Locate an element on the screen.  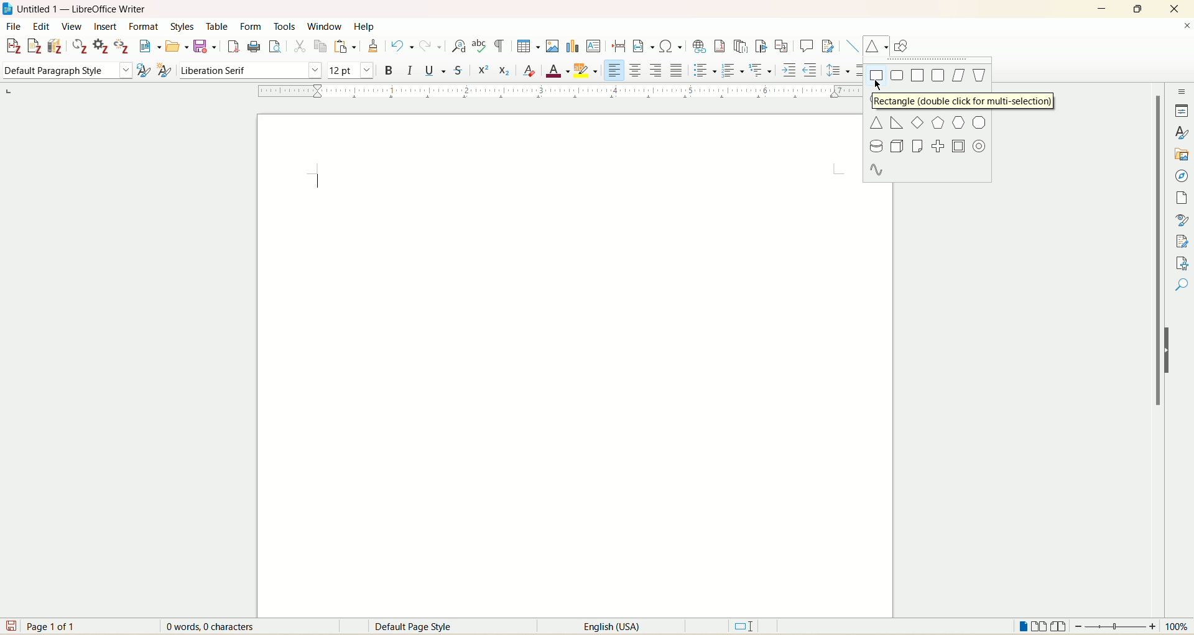
help is located at coordinates (364, 26).